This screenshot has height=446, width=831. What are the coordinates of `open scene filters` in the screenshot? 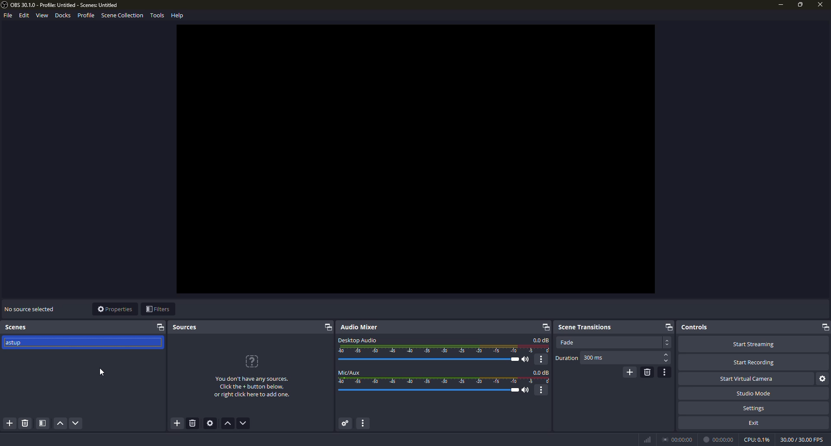 It's located at (43, 424).